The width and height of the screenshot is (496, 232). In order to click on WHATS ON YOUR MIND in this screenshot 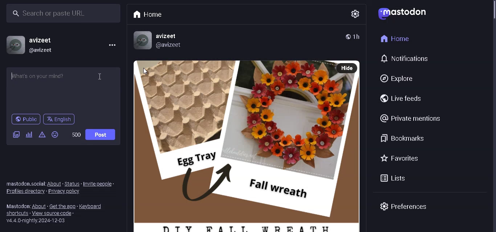, I will do `click(62, 88)`.